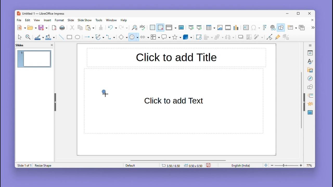 This screenshot has height=187, width=333. What do you see at coordinates (45, 165) in the screenshot?
I see `Resize Shape` at bounding box center [45, 165].